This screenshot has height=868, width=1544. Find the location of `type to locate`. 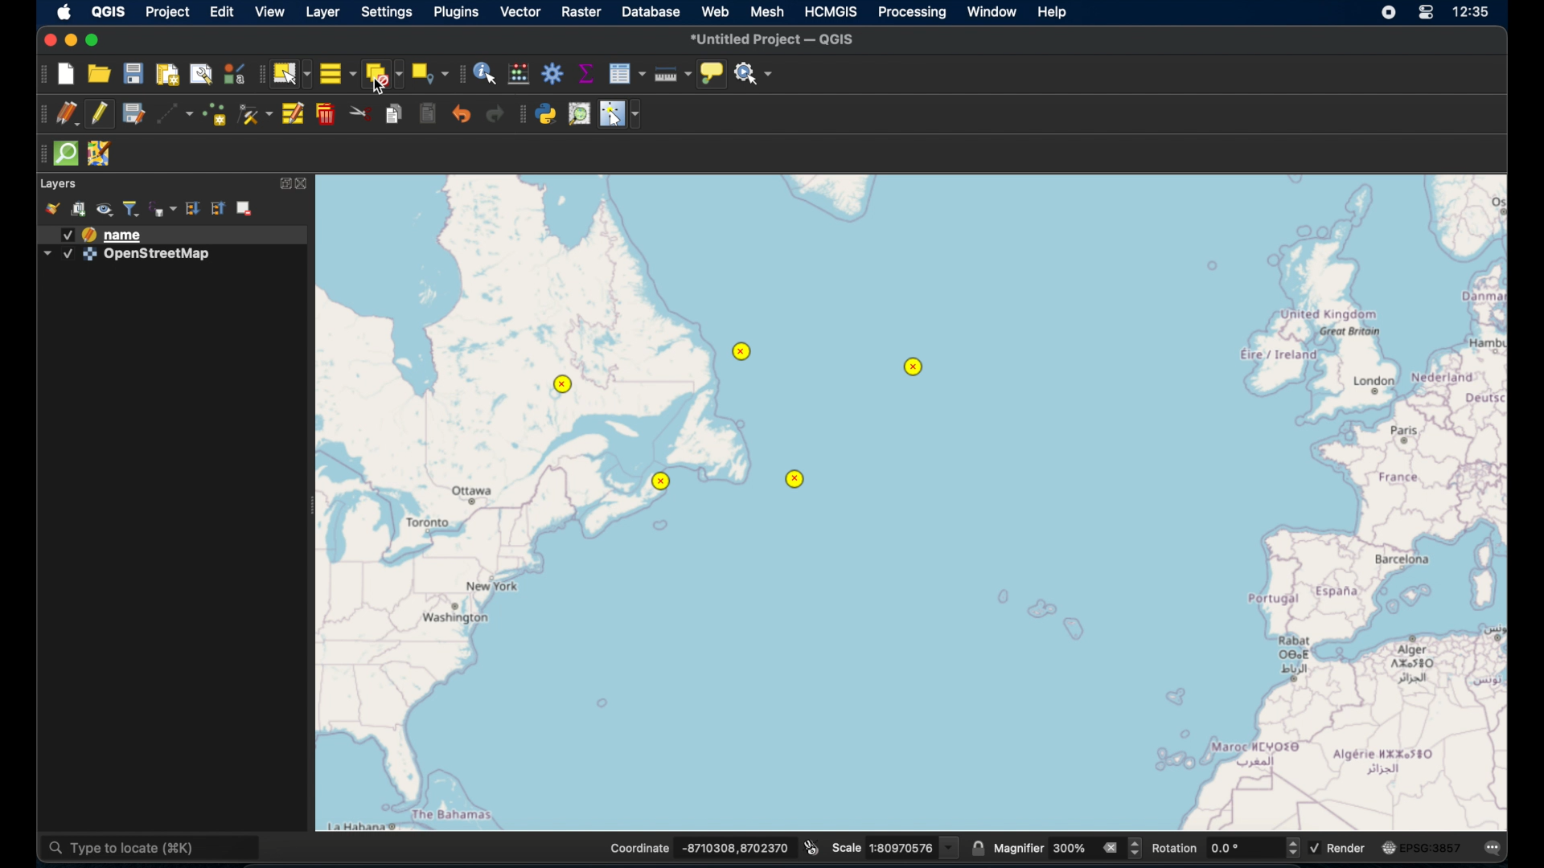

type to locate is located at coordinates (149, 849).